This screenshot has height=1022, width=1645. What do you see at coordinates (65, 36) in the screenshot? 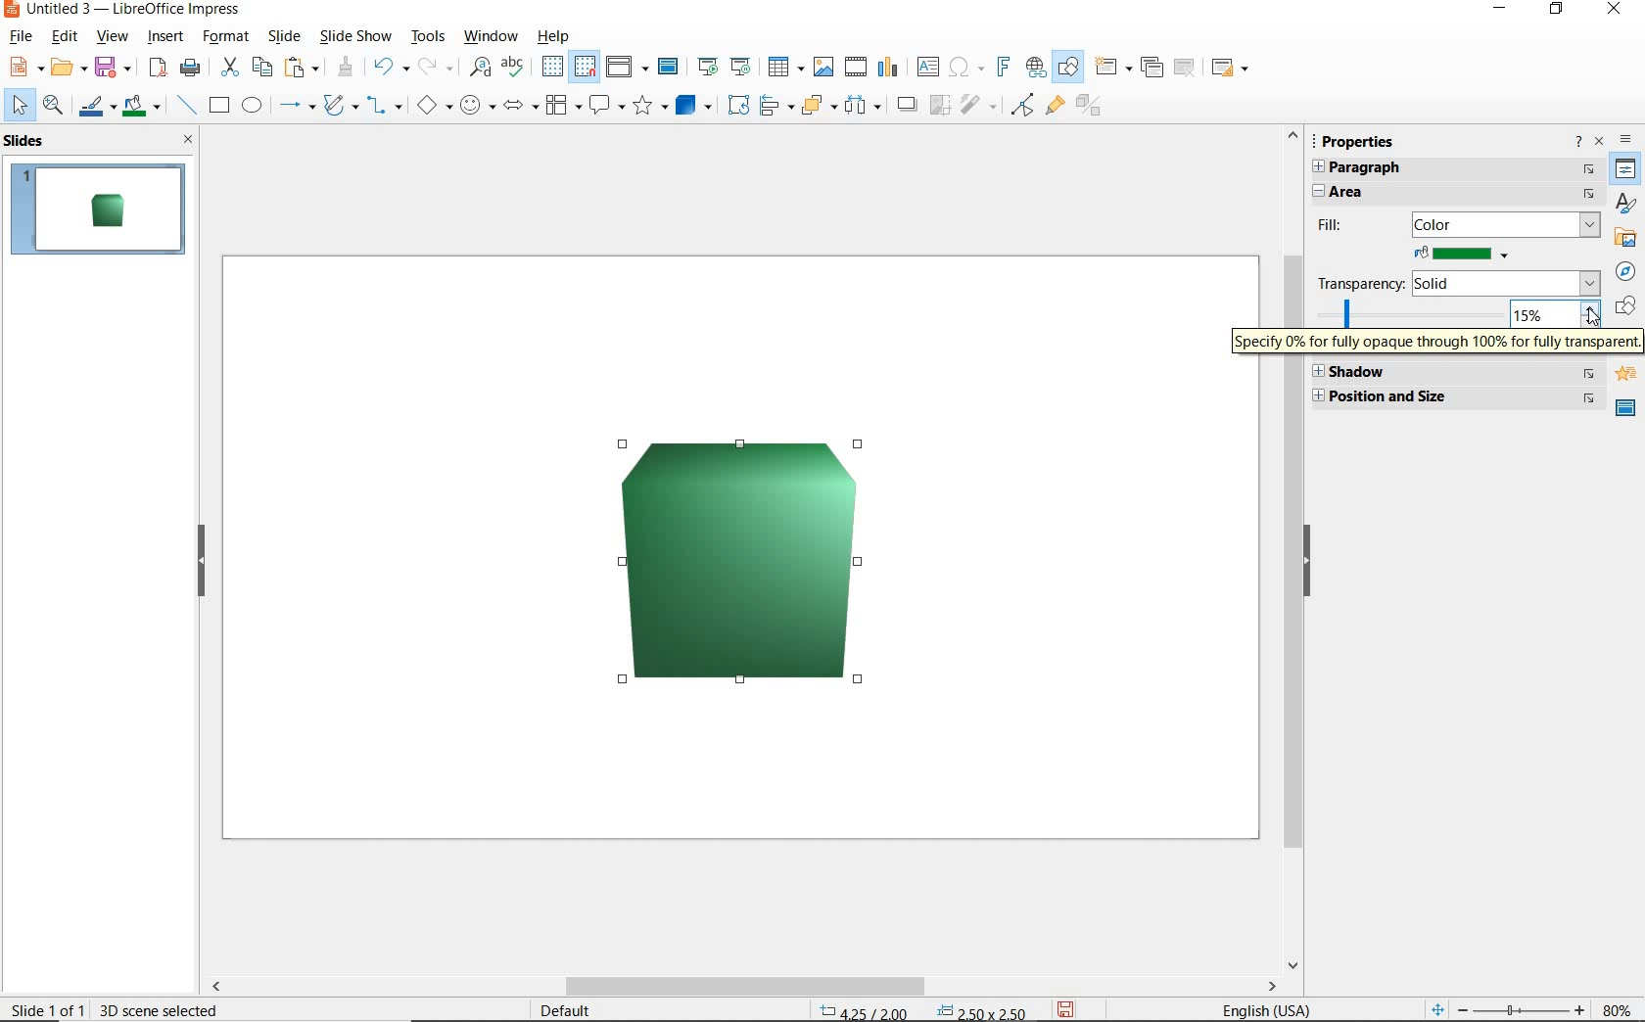
I see `edit` at bounding box center [65, 36].